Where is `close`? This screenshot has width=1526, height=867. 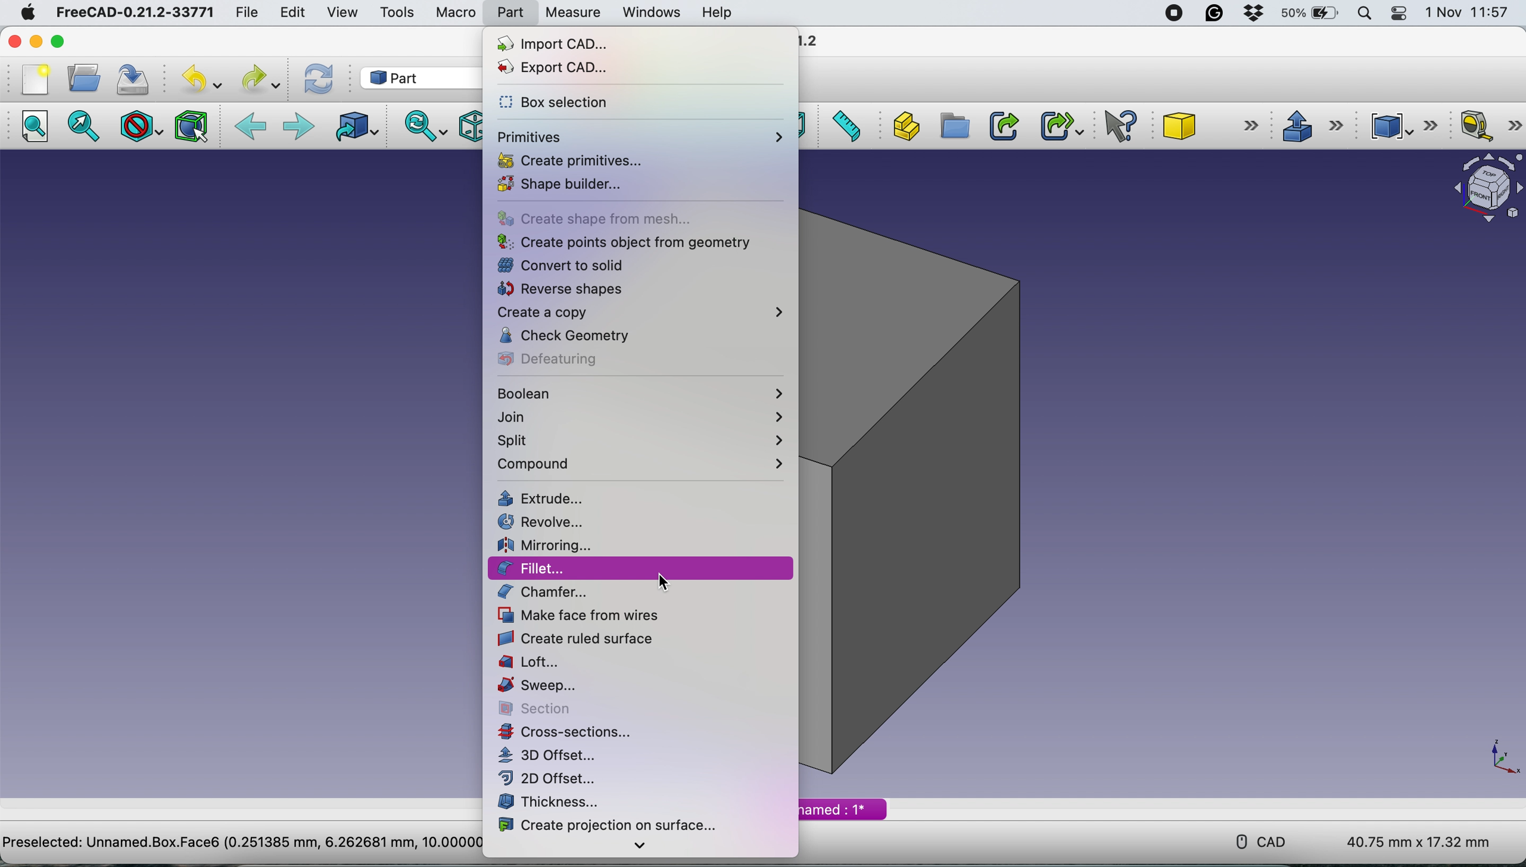 close is located at coordinates (15, 42).